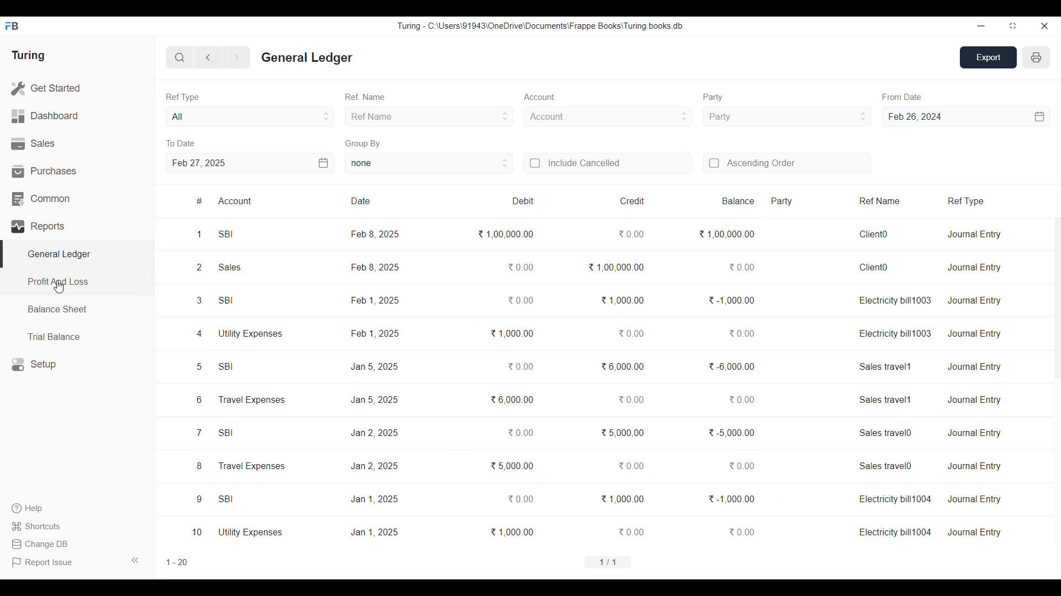 The width and height of the screenshot is (1061, 596). I want to click on Help, so click(38, 508).